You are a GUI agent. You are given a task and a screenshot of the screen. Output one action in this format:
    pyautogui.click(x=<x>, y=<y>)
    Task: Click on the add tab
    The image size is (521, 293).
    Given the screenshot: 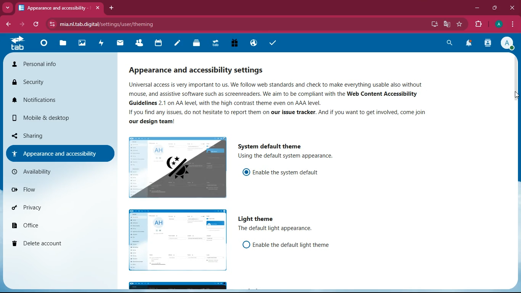 What is the action you would take?
    pyautogui.click(x=111, y=8)
    